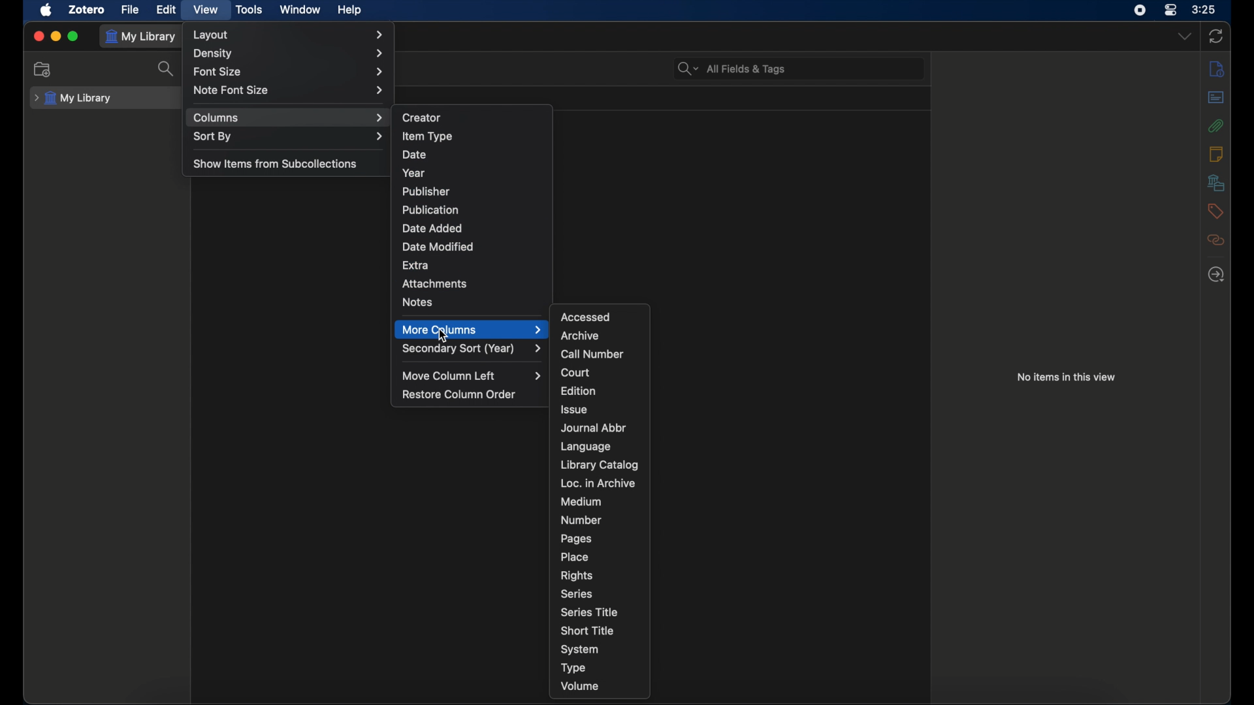 This screenshot has width=1254, height=705. Describe the element at coordinates (579, 391) in the screenshot. I see `edition` at that location.